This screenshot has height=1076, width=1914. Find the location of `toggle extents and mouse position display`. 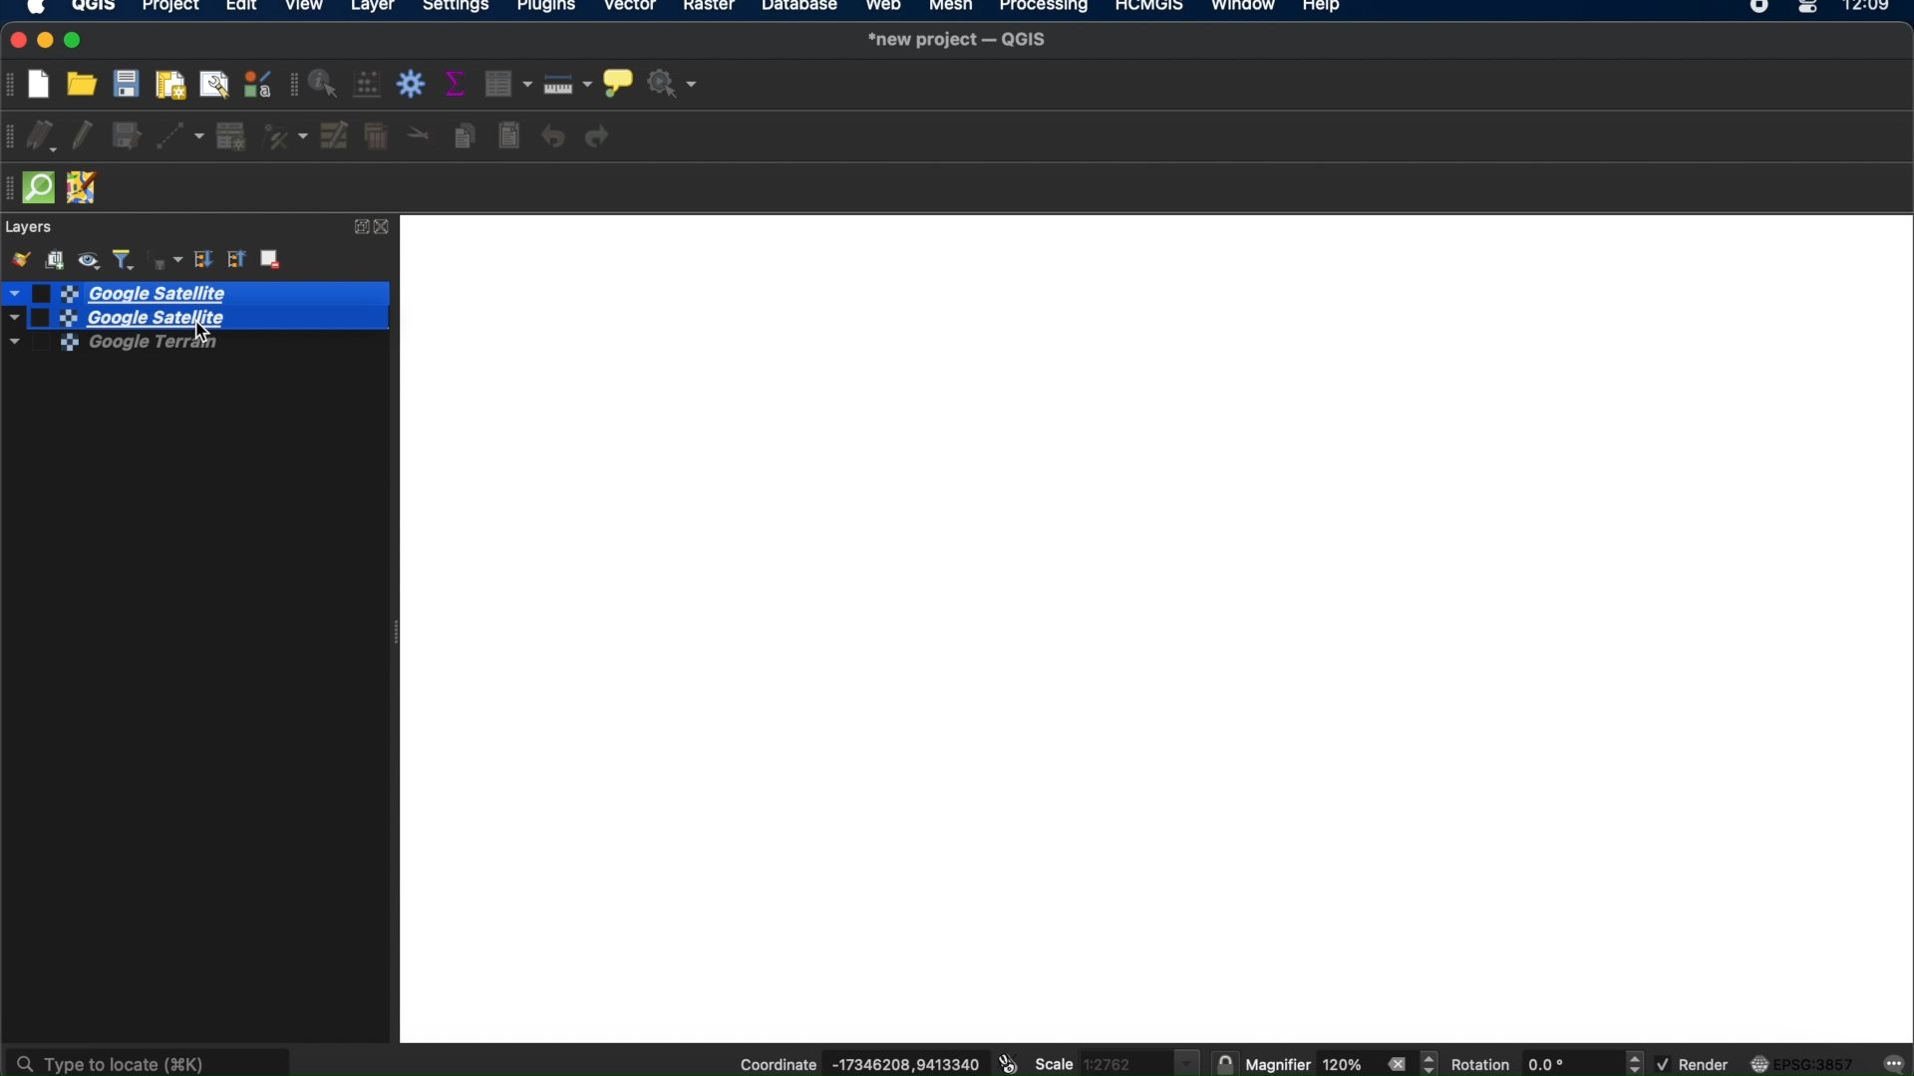

toggle extents and mouse position display is located at coordinates (1006, 1064).